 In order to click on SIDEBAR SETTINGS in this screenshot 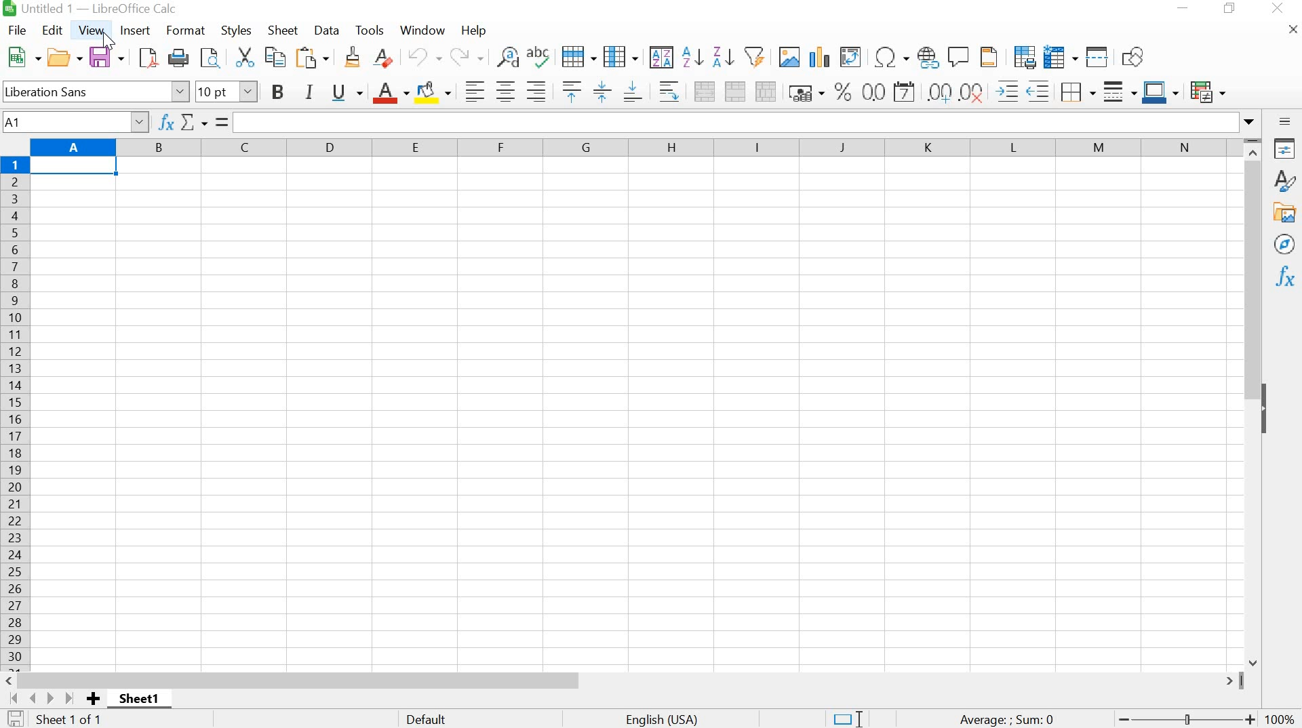, I will do `click(1285, 122)`.